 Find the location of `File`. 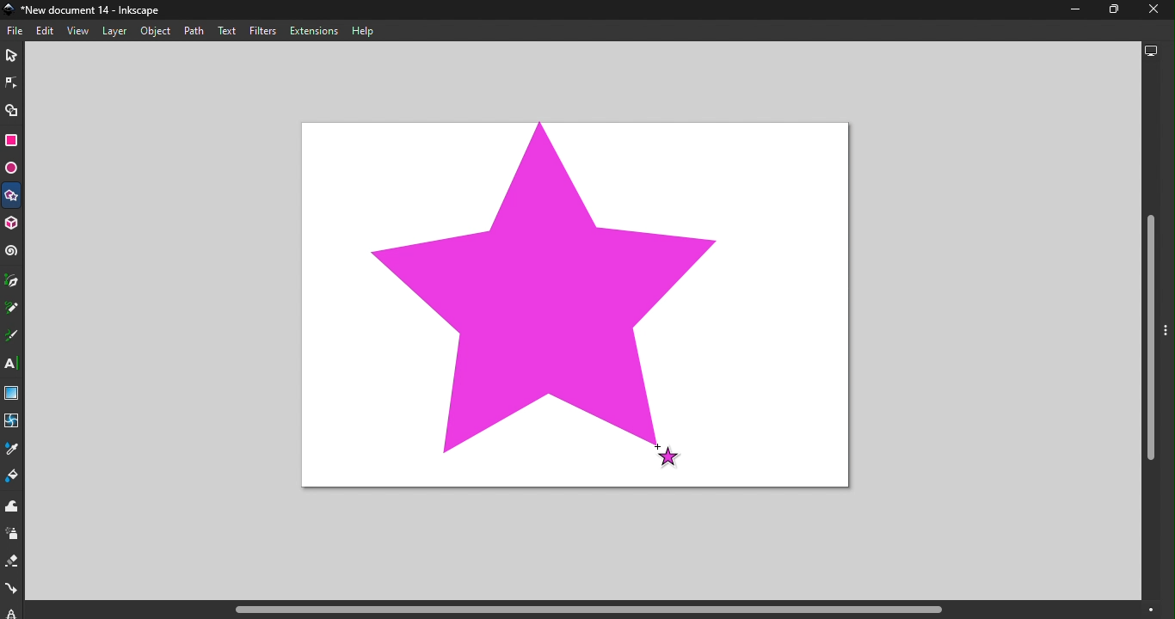

File is located at coordinates (17, 31).